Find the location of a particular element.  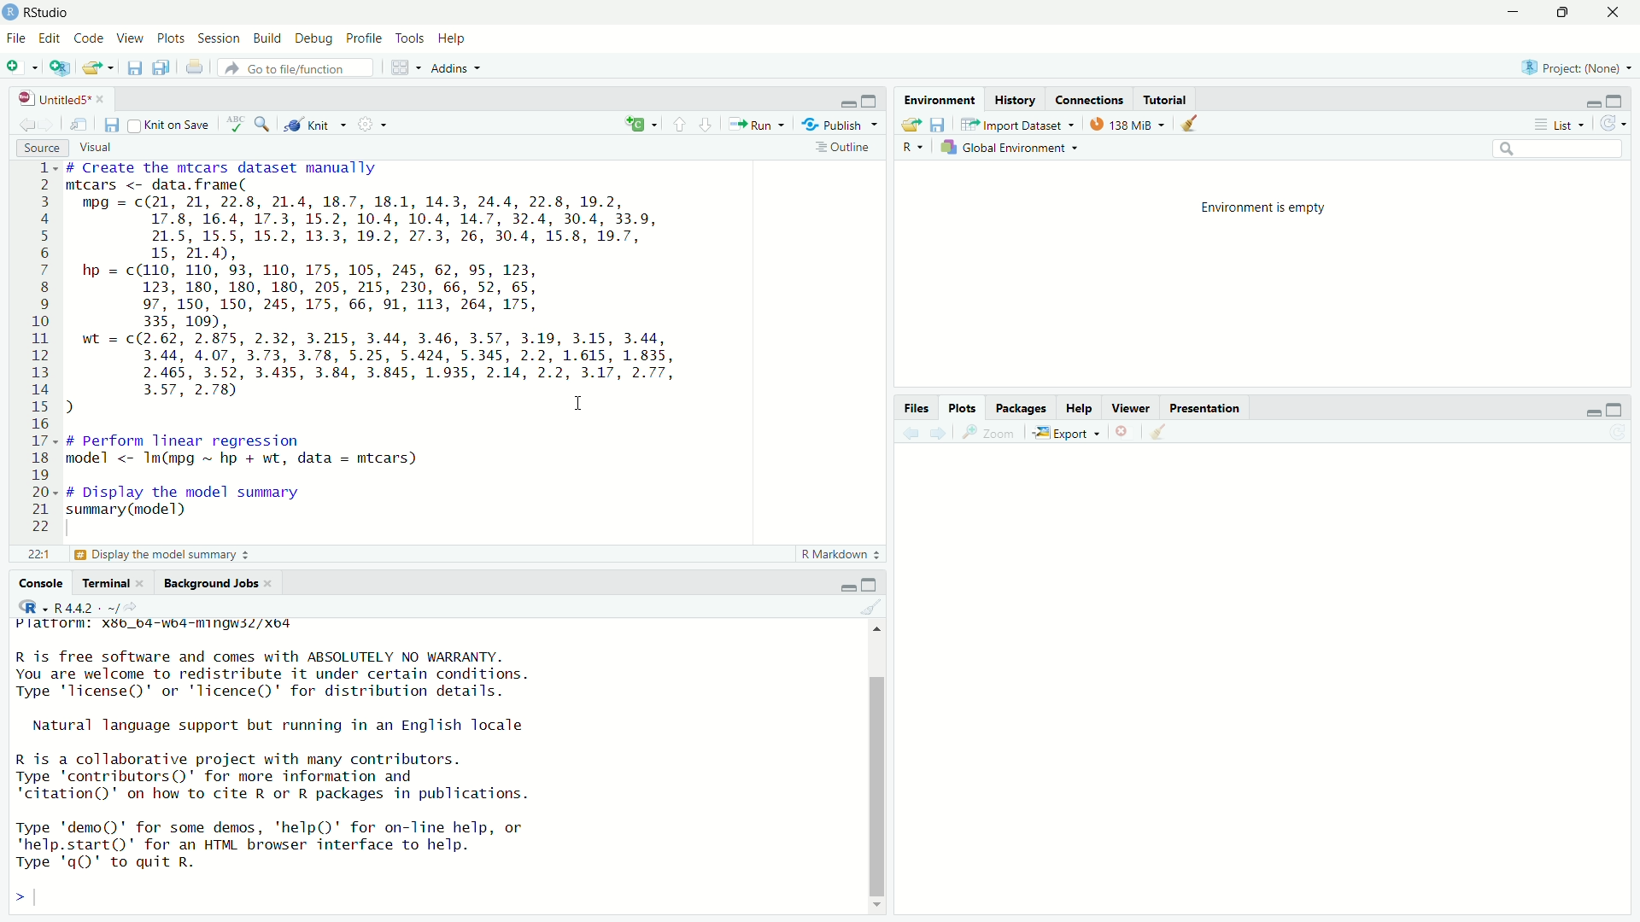

maximize is located at coordinates (1614, 411).